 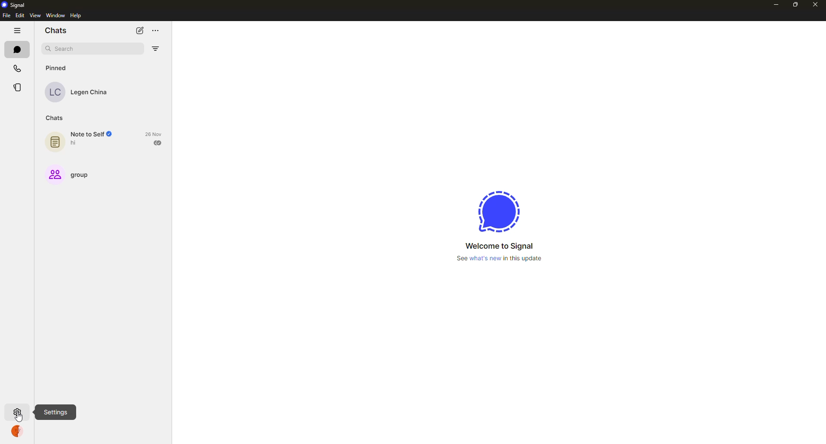 What do you see at coordinates (499, 246) in the screenshot?
I see `welcome` at bounding box center [499, 246].